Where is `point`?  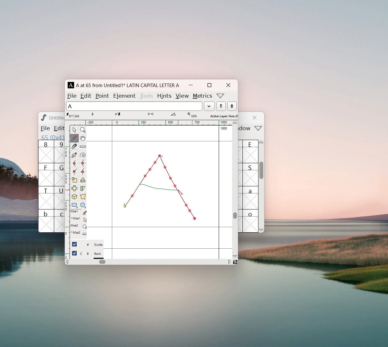
point is located at coordinates (103, 96).